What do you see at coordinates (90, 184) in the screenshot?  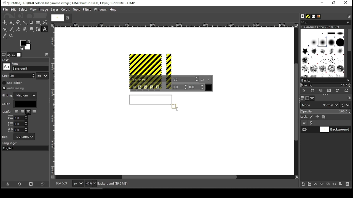 I see `zoom level` at bounding box center [90, 184].